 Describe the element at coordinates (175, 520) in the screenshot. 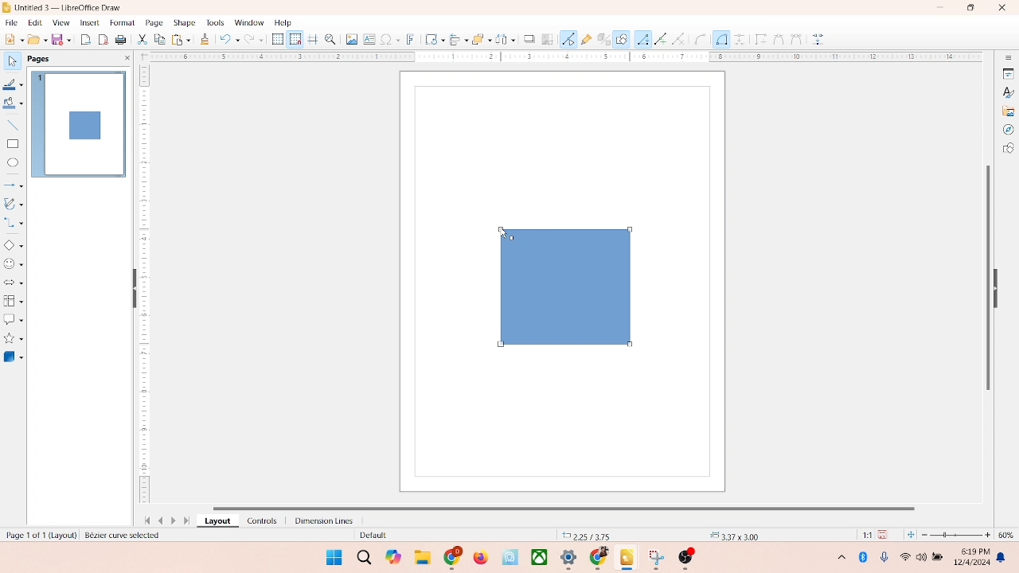

I see `next page` at that location.